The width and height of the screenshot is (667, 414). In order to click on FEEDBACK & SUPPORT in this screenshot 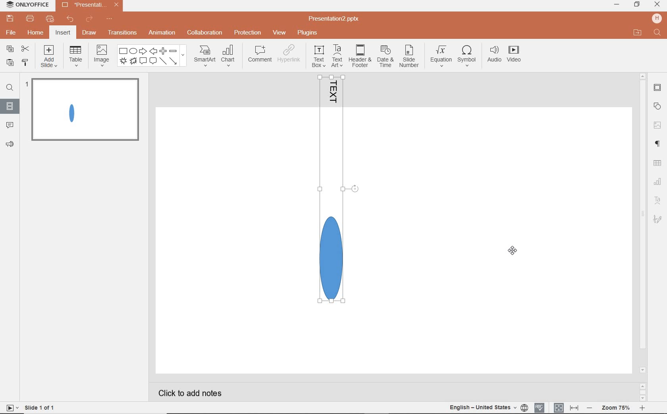, I will do `click(10, 144)`.